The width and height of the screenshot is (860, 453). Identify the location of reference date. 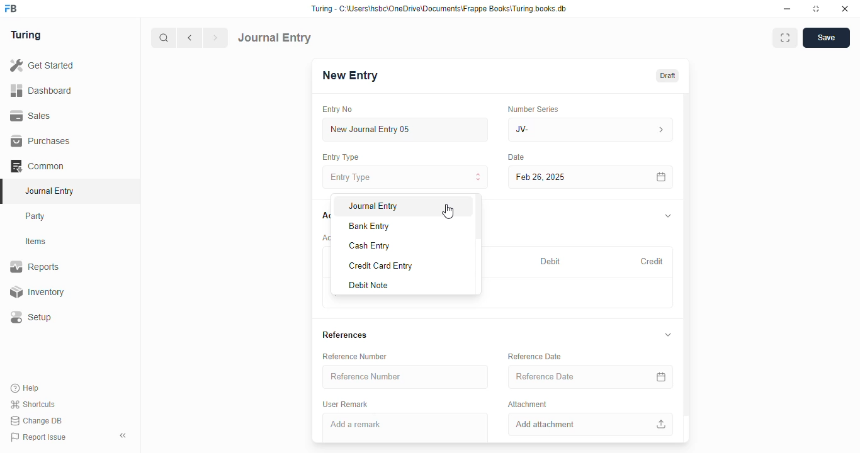
(535, 356).